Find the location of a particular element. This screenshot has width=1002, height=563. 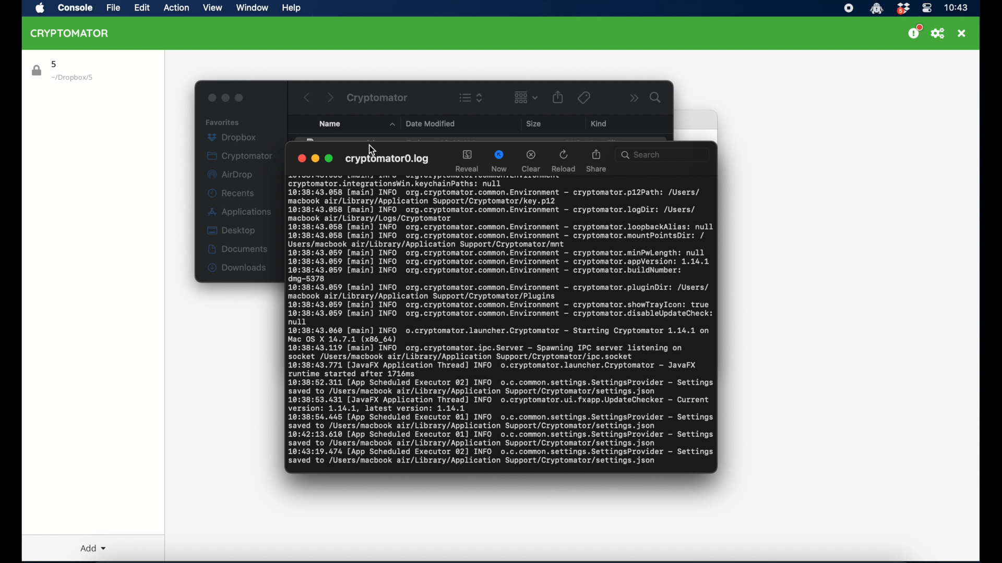

activity log is located at coordinates (501, 324).